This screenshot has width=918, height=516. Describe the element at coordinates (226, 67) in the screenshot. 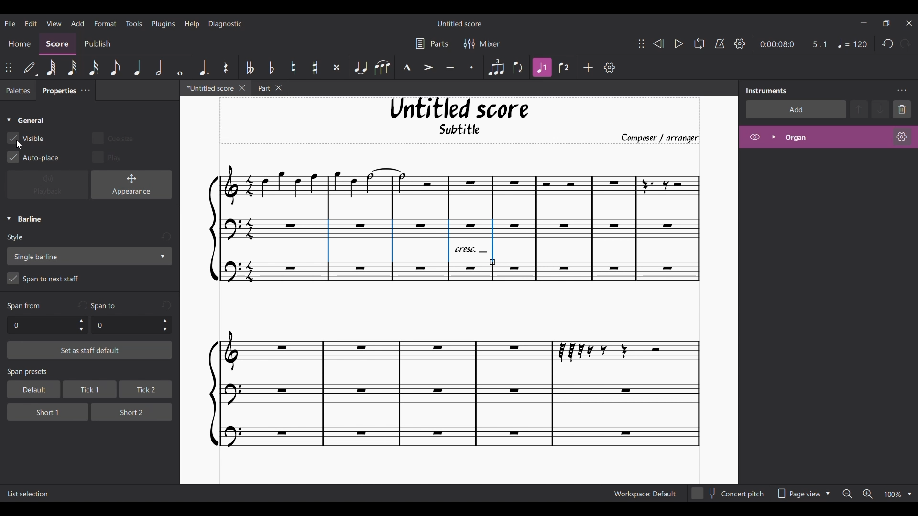

I see `Rest` at that location.